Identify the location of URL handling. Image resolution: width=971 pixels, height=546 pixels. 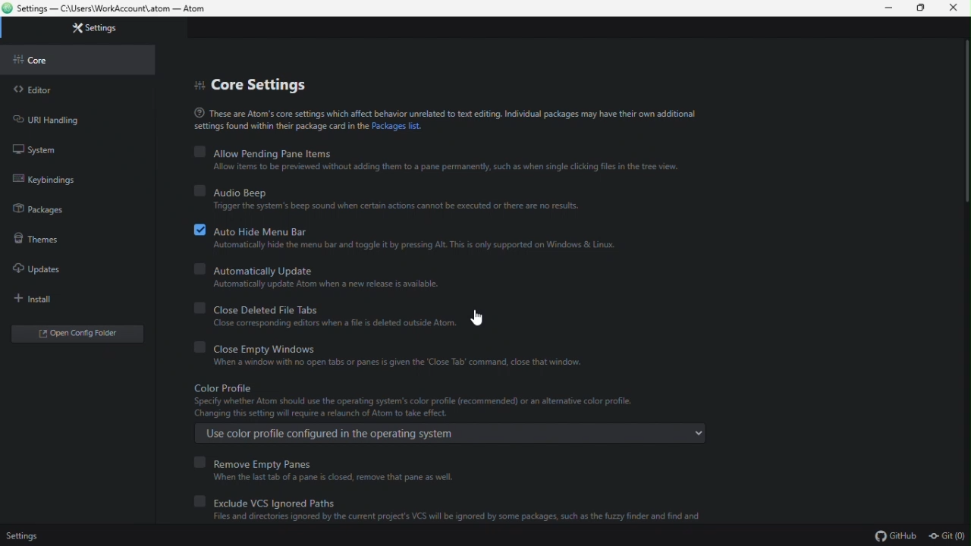
(71, 117).